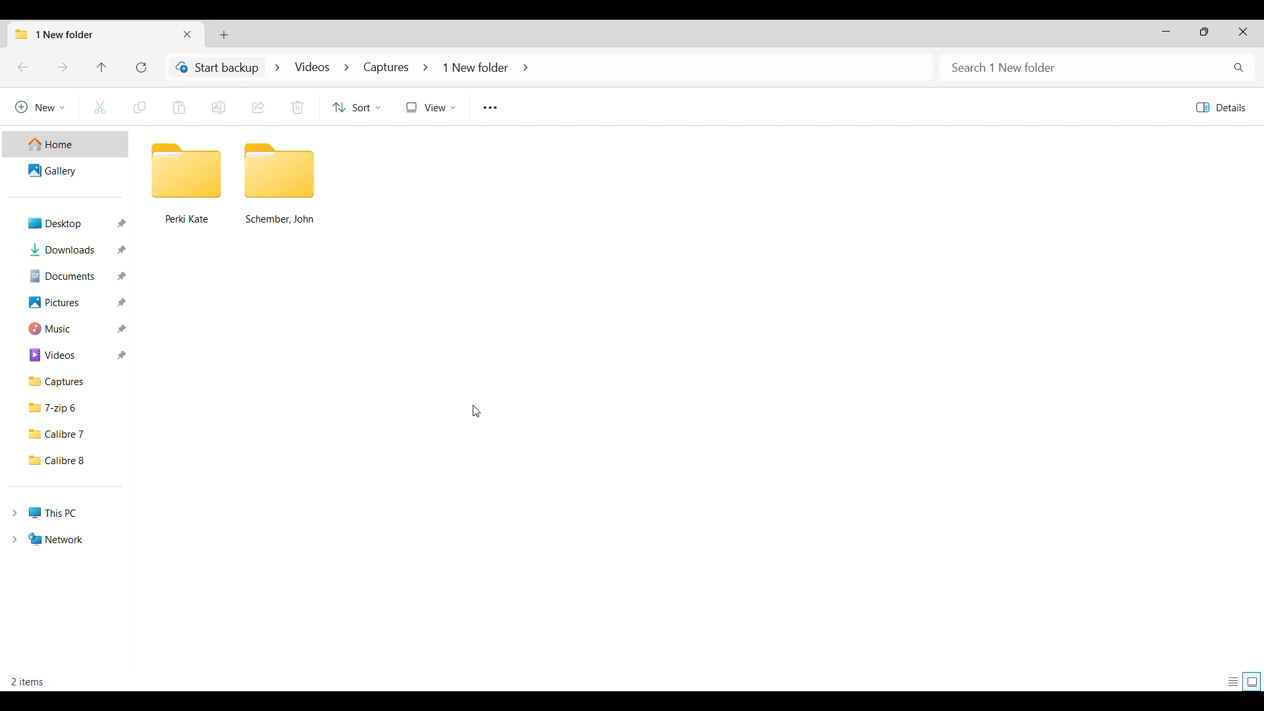 Image resolution: width=1264 pixels, height=711 pixels. Describe the element at coordinates (140, 108) in the screenshot. I see `Copy` at that location.